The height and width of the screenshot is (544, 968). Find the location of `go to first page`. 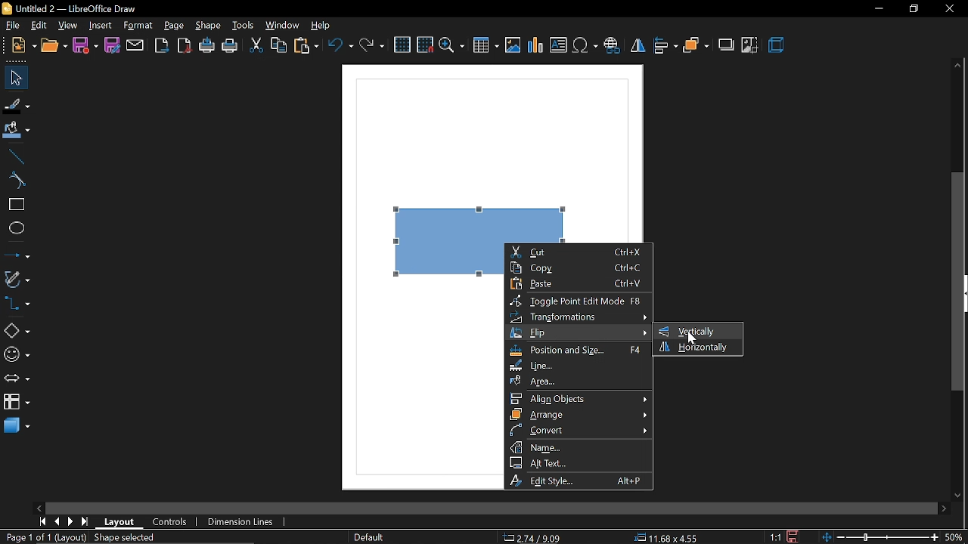

go to first page is located at coordinates (42, 522).